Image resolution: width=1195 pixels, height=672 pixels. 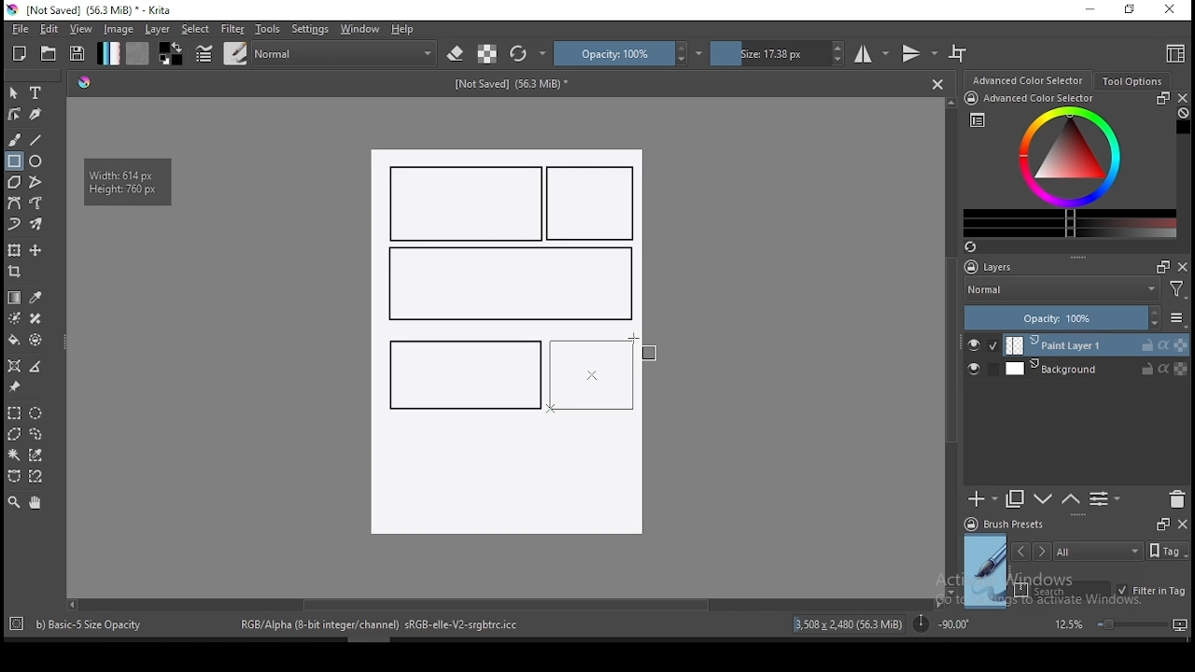 What do you see at coordinates (1182, 523) in the screenshot?
I see `close docker` at bounding box center [1182, 523].